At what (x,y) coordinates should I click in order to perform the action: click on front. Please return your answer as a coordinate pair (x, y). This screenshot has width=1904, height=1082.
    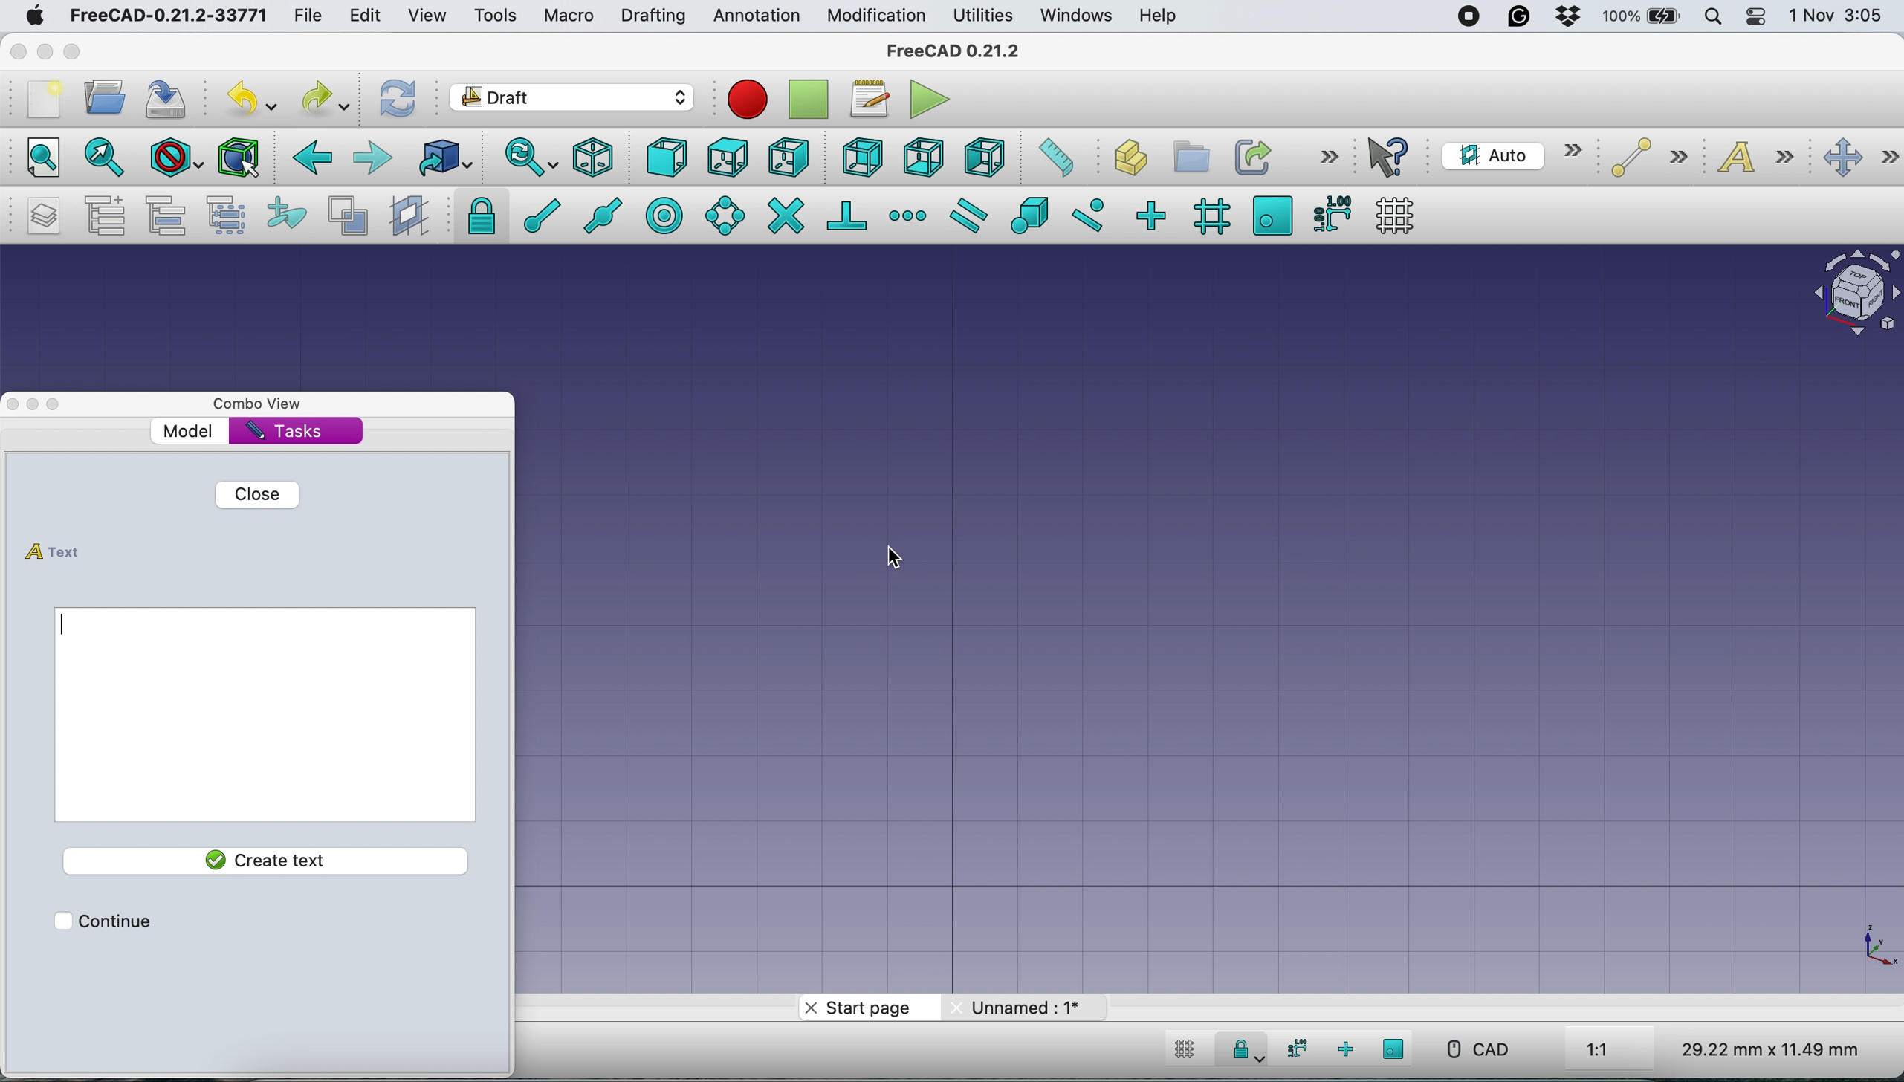
    Looking at the image, I should click on (662, 156).